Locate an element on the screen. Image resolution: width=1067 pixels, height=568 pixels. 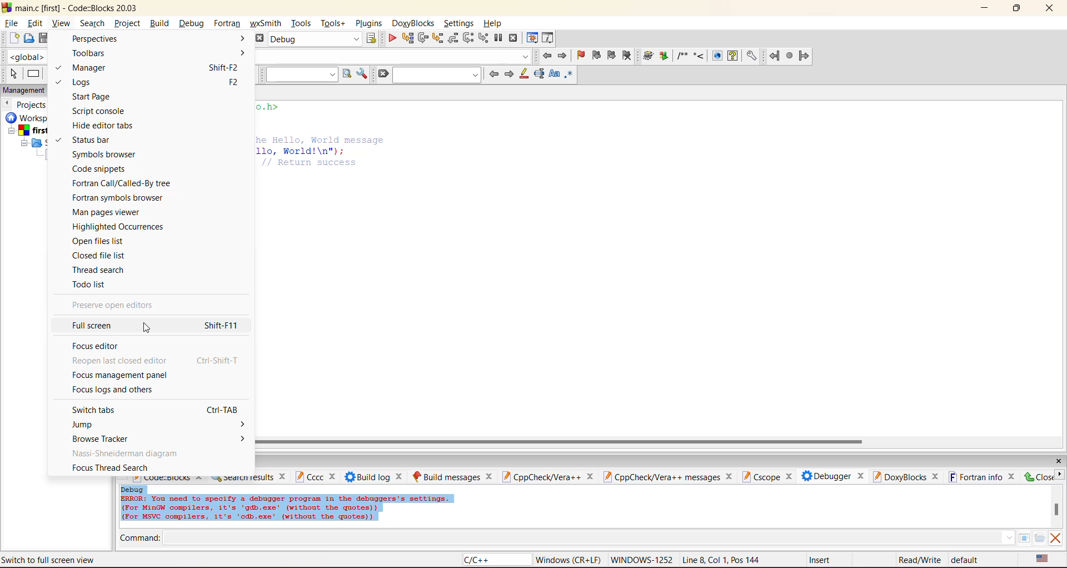
jump is located at coordinates (94, 425).